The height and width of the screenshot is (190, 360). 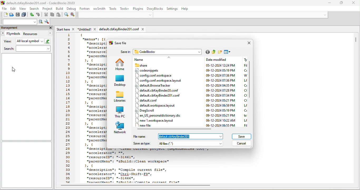 I want to click on save in, so click(x=125, y=52).